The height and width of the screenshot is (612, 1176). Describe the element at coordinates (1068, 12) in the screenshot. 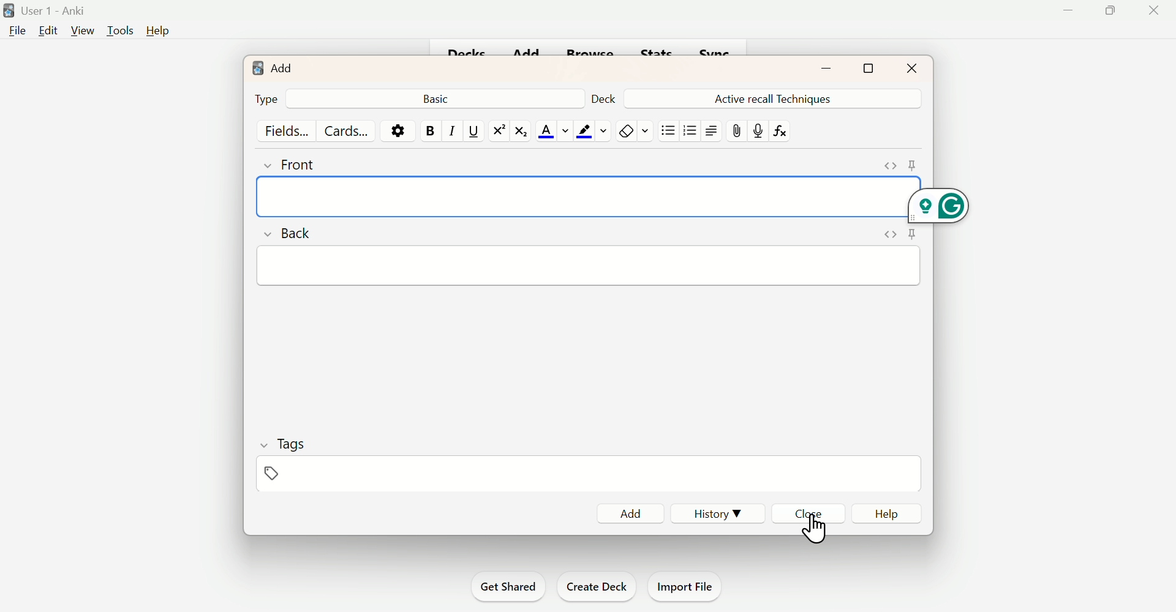

I see `Minimise` at that location.